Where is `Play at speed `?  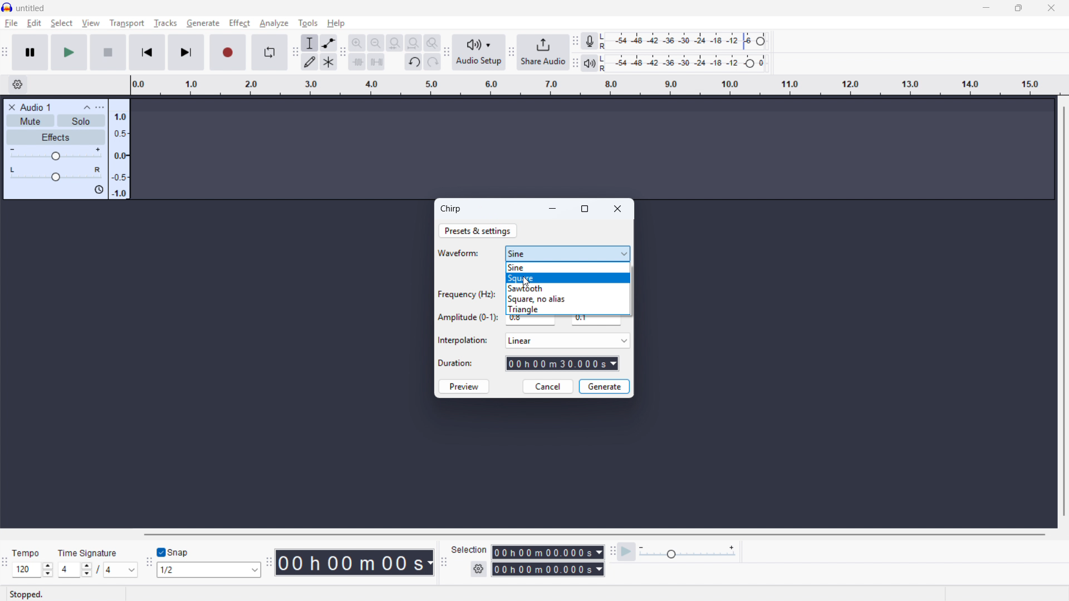
Play at speed  is located at coordinates (627, 551).